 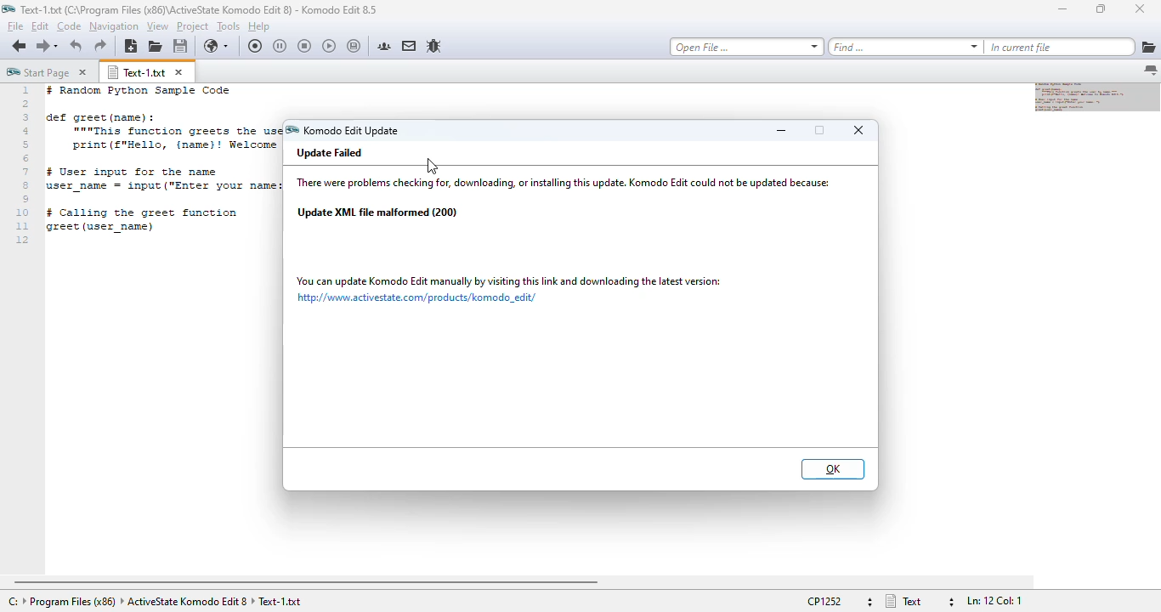 What do you see at coordinates (304, 46) in the screenshot?
I see `stop recording macro` at bounding box center [304, 46].